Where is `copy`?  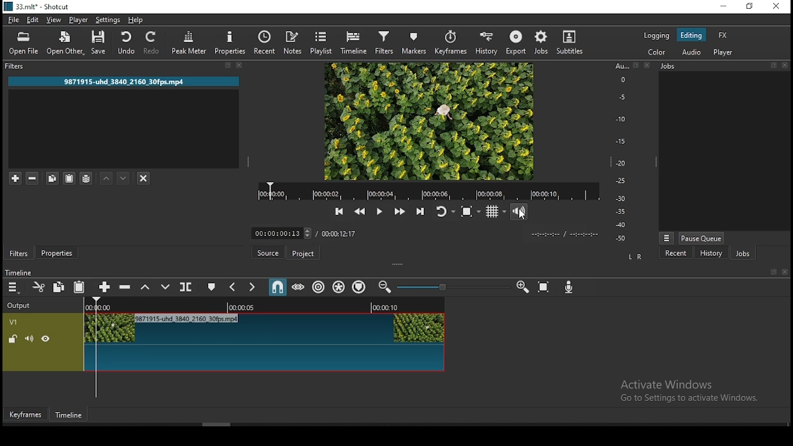 copy is located at coordinates (60, 287).